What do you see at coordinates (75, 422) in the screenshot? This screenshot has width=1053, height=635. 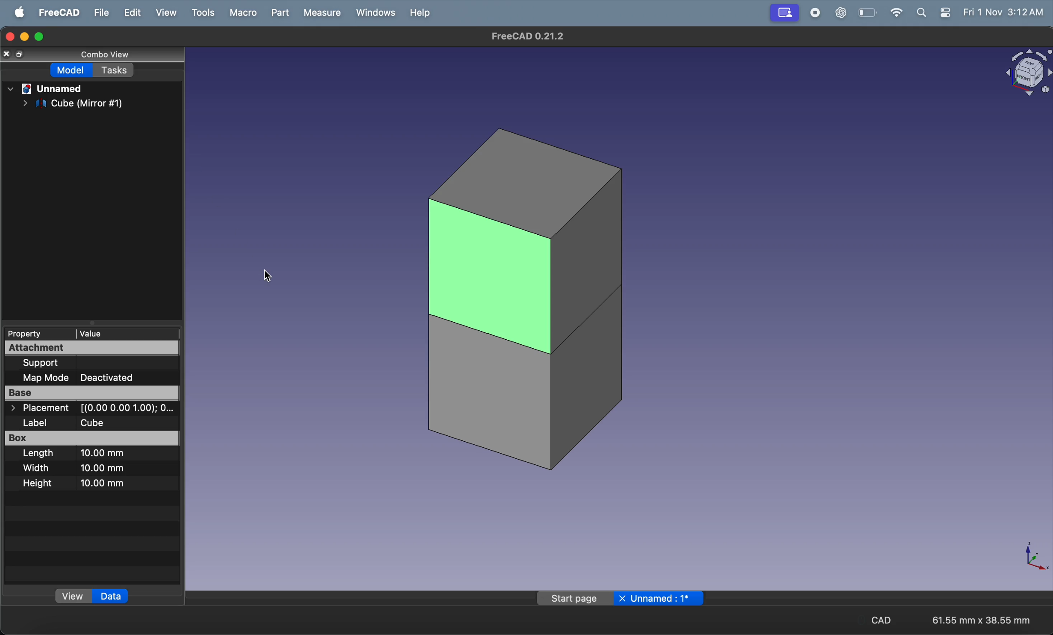 I see `Label     Cube` at bounding box center [75, 422].